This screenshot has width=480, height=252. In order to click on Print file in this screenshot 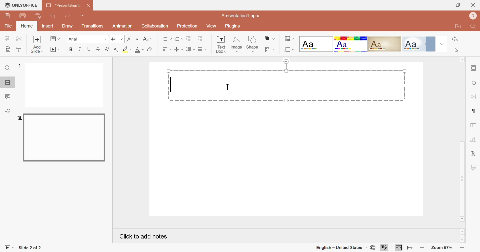, I will do `click(23, 16)`.